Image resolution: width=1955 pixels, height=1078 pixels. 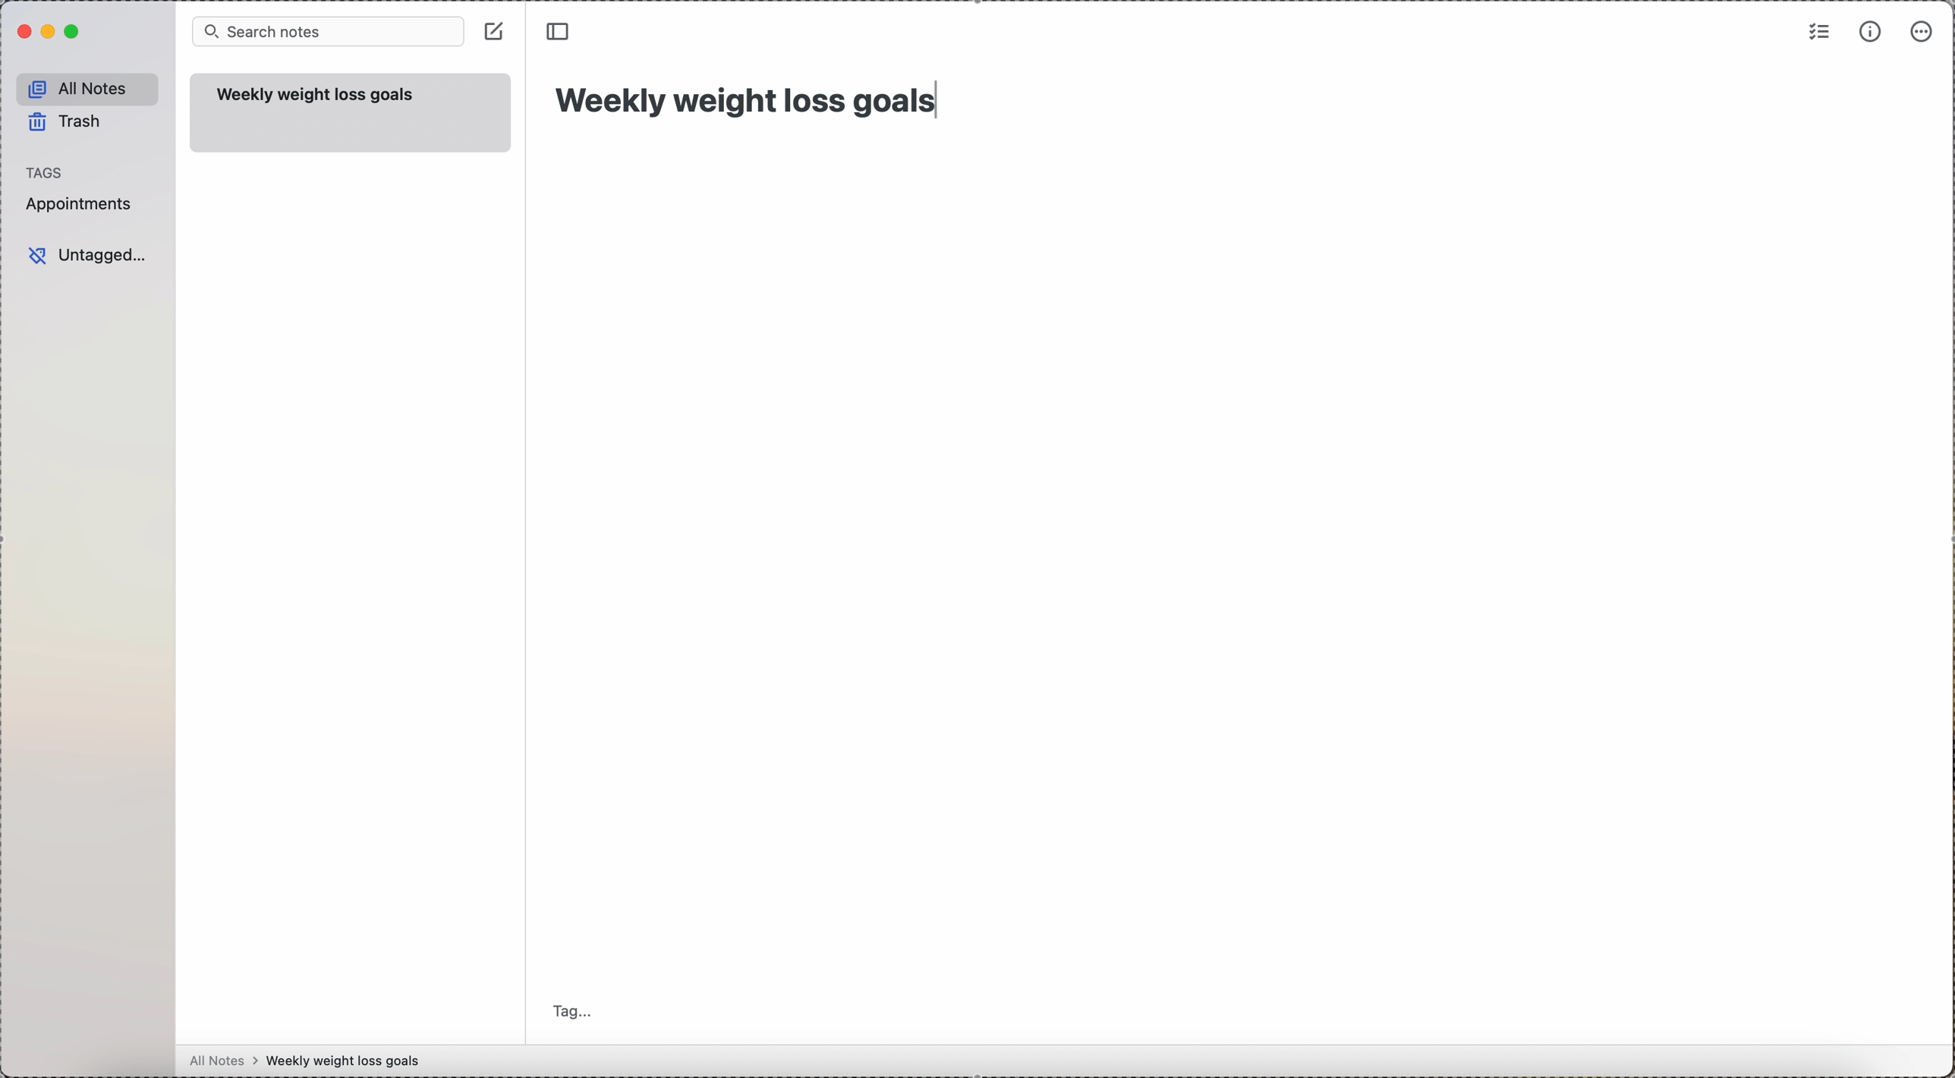 I want to click on minimize Simplenote, so click(x=50, y=31).